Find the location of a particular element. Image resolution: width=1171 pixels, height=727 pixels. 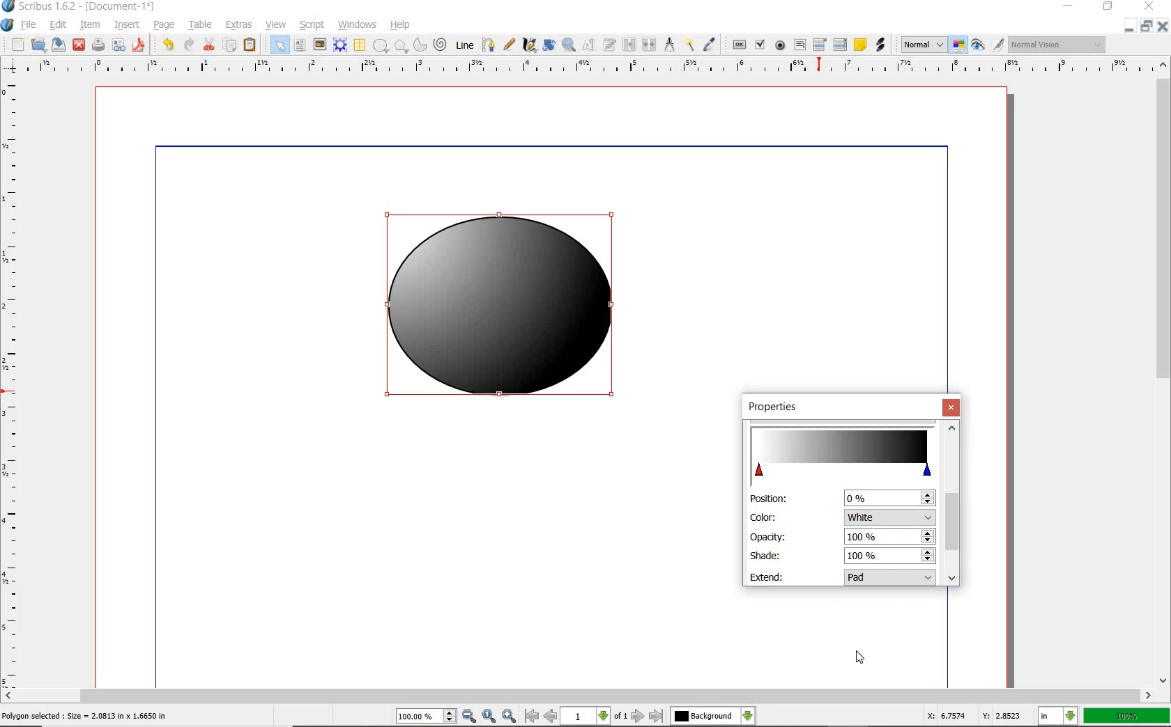

white color added is located at coordinates (508, 312).